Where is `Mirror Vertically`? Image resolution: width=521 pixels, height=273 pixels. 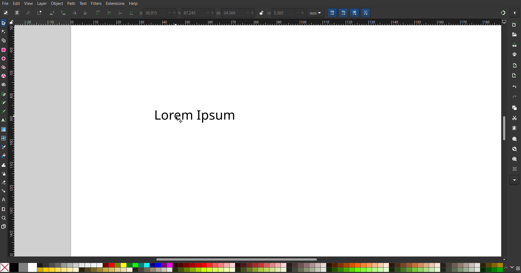 Mirror Vertically is located at coordinates (75, 13).